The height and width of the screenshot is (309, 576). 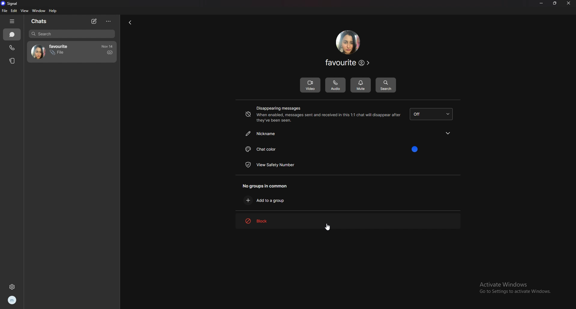 I want to click on contact photo, so click(x=348, y=42).